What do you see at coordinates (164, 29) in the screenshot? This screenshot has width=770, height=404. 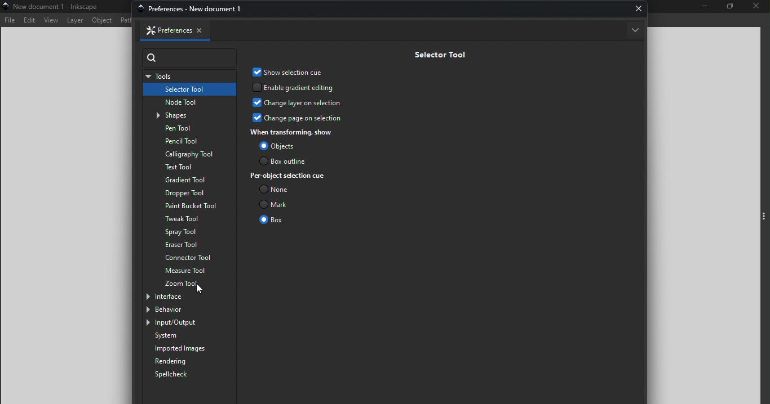 I see `Preferences` at bounding box center [164, 29].